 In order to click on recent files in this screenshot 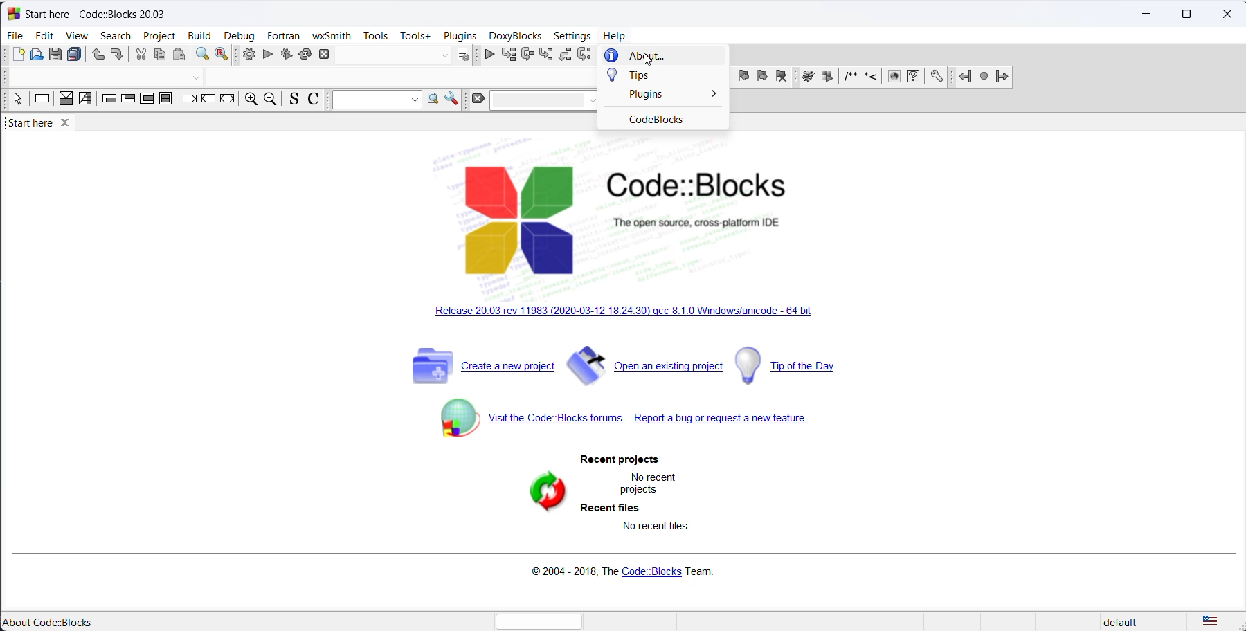, I will do `click(610, 509)`.